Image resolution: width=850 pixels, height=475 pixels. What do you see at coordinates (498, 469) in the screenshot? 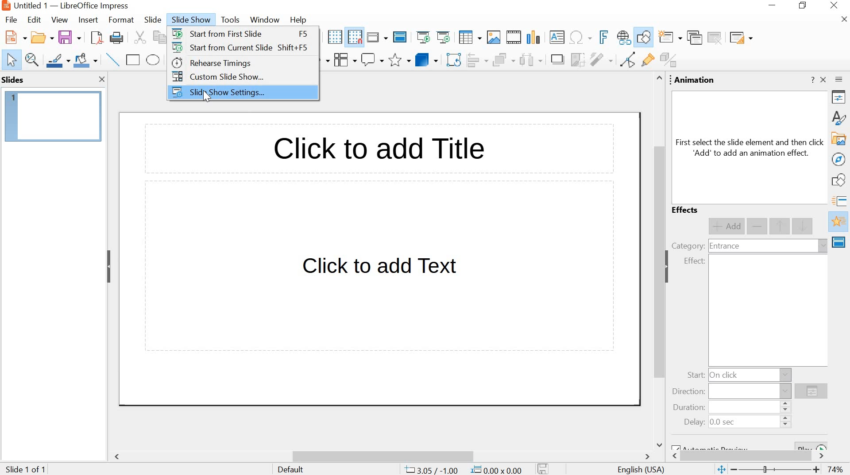
I see `0.00x0.00` at bounding box center [498, 469].